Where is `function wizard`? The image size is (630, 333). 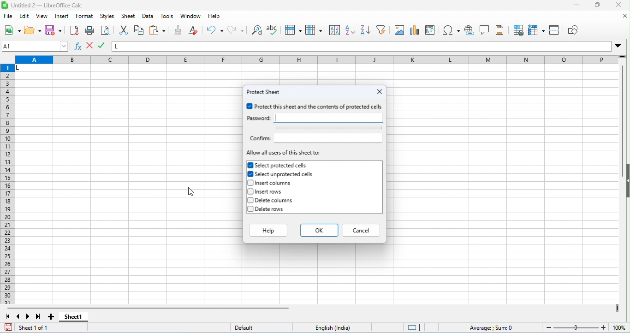 function wizard is located at coordinates (79, 47).